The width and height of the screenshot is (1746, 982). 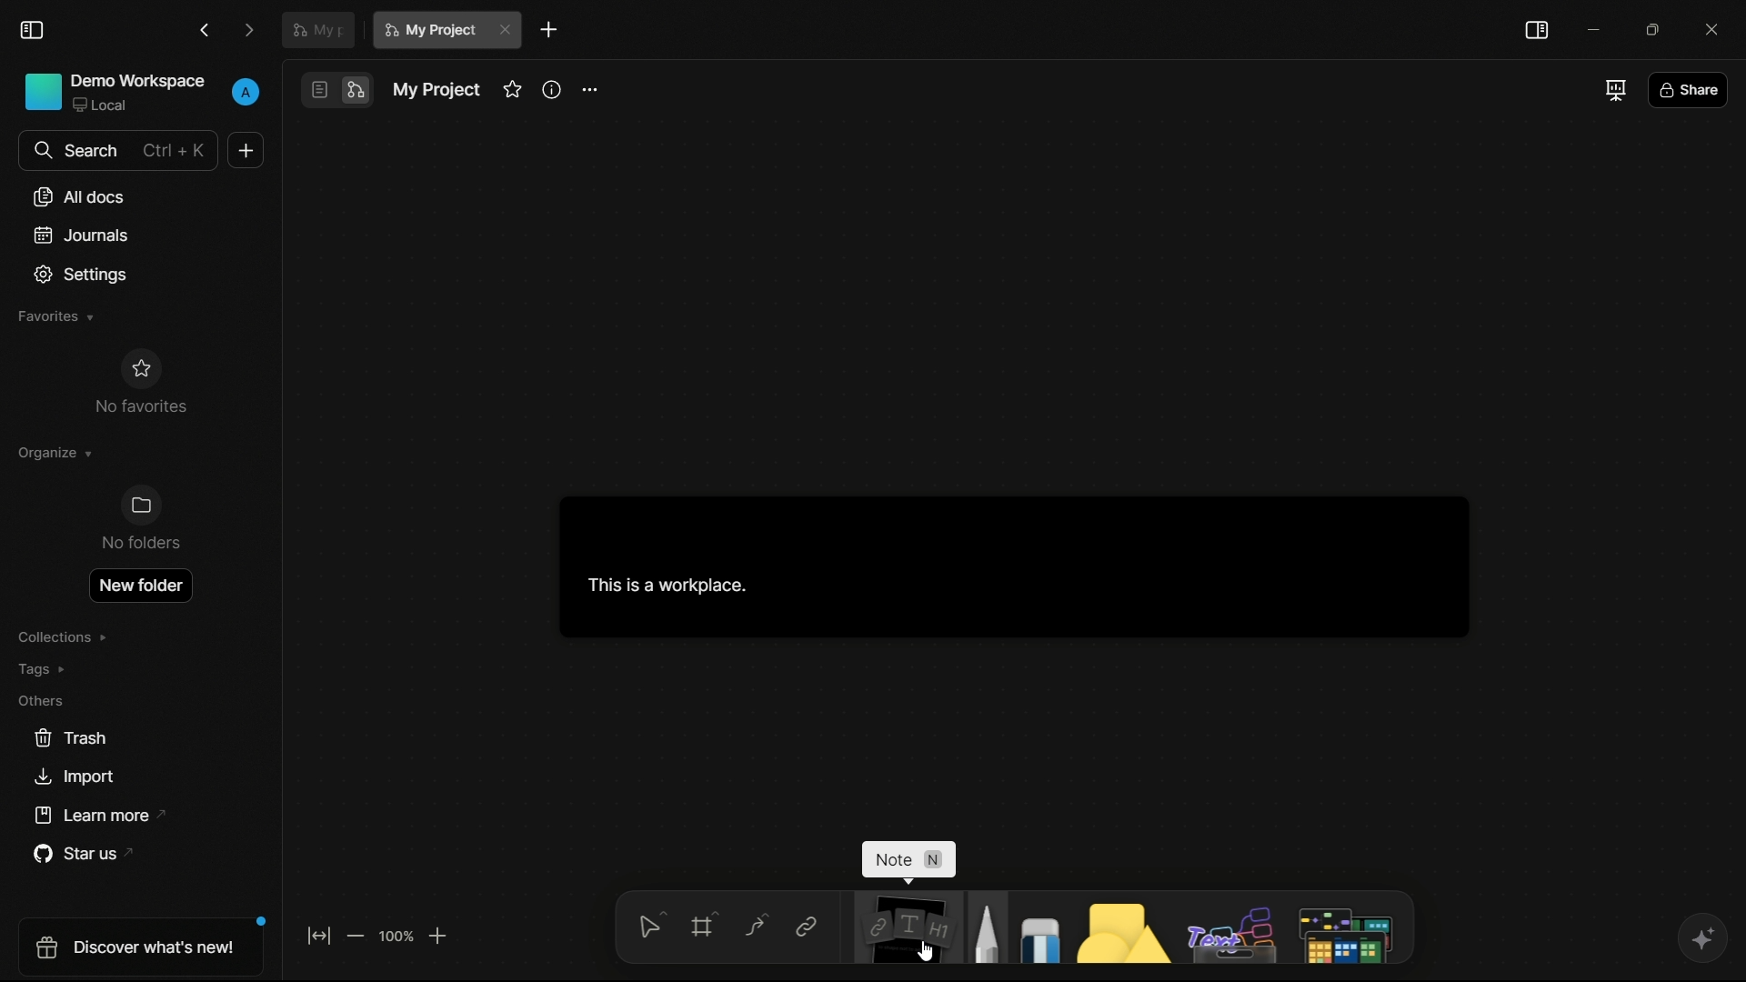 What do you see at coordinates (806, 927) in the screenshot?
I see `link` at bounding box center [806, 927].